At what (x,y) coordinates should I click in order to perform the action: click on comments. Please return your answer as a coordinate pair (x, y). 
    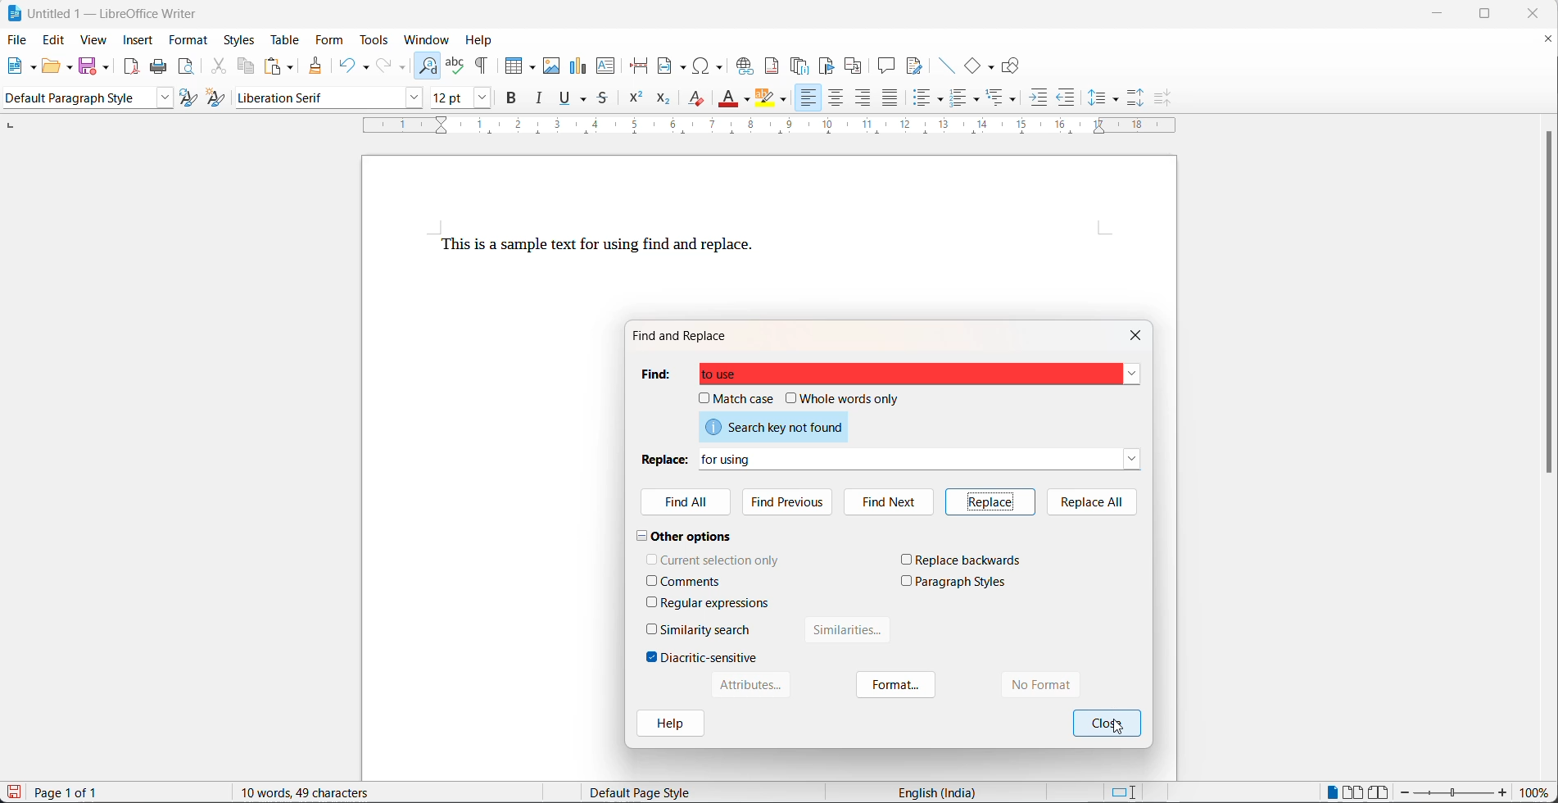
    Looking at the image, I should click on (691, 582).